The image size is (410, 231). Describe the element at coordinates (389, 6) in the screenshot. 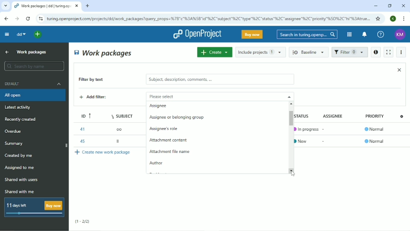

I see `Restore down` at that location.